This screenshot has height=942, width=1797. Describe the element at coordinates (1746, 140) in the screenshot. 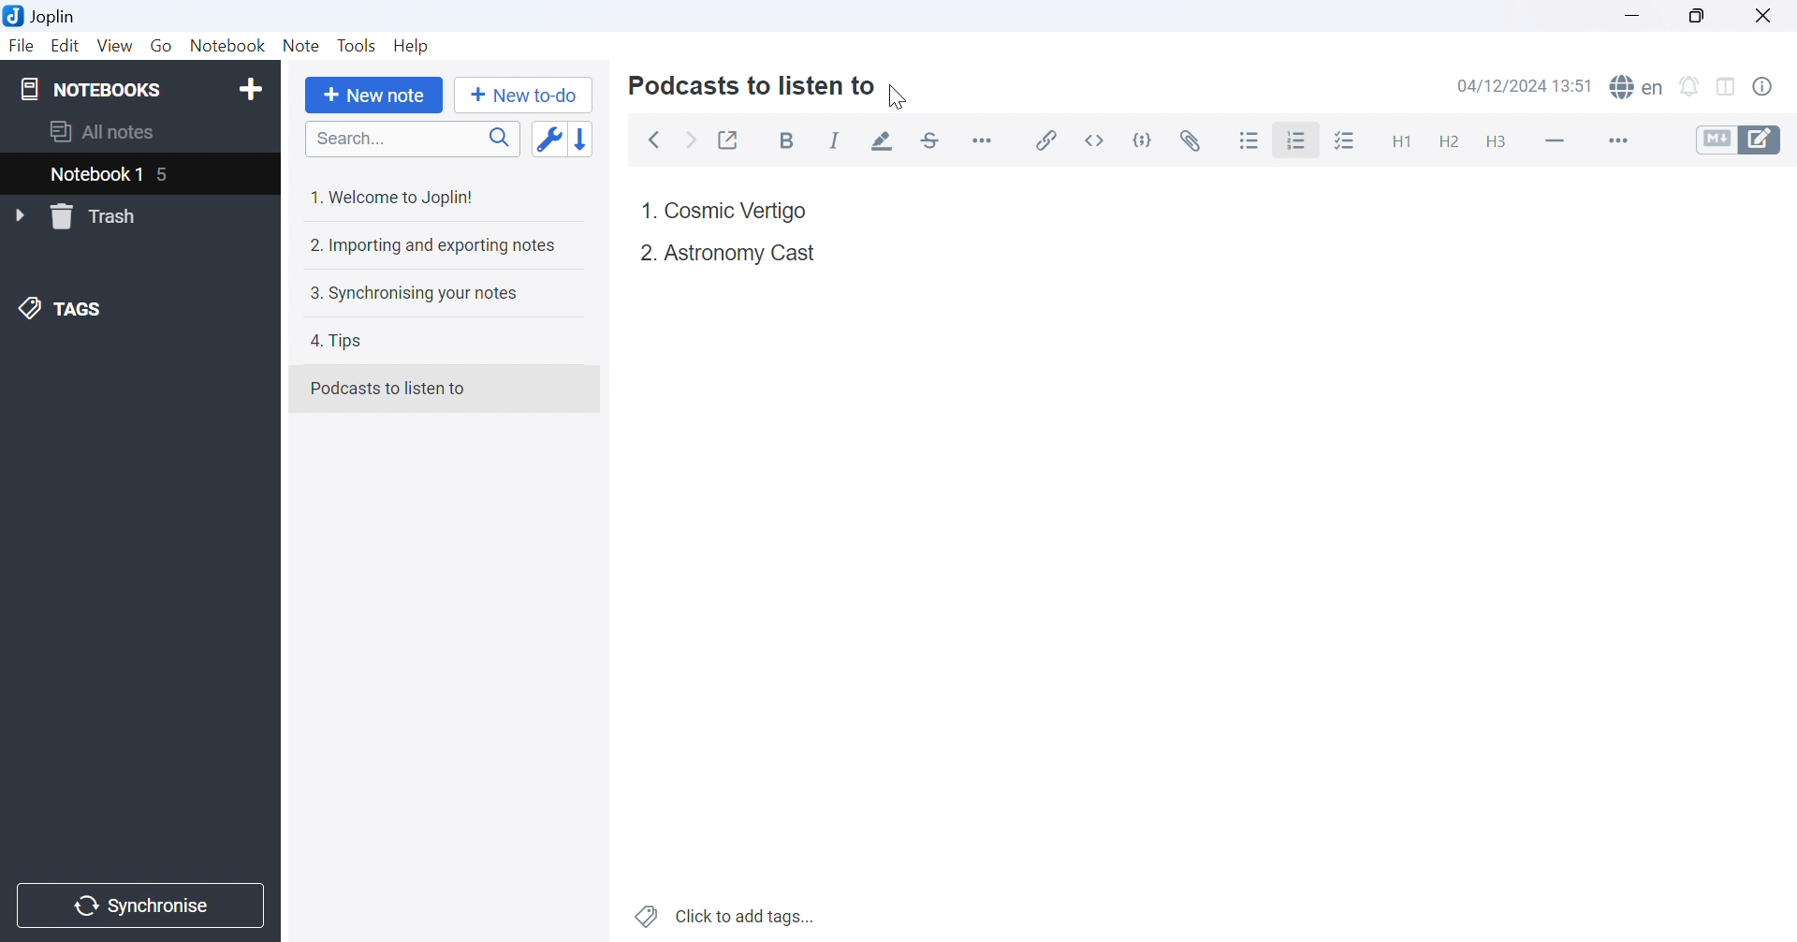

I see `Toggle editors` at that location.